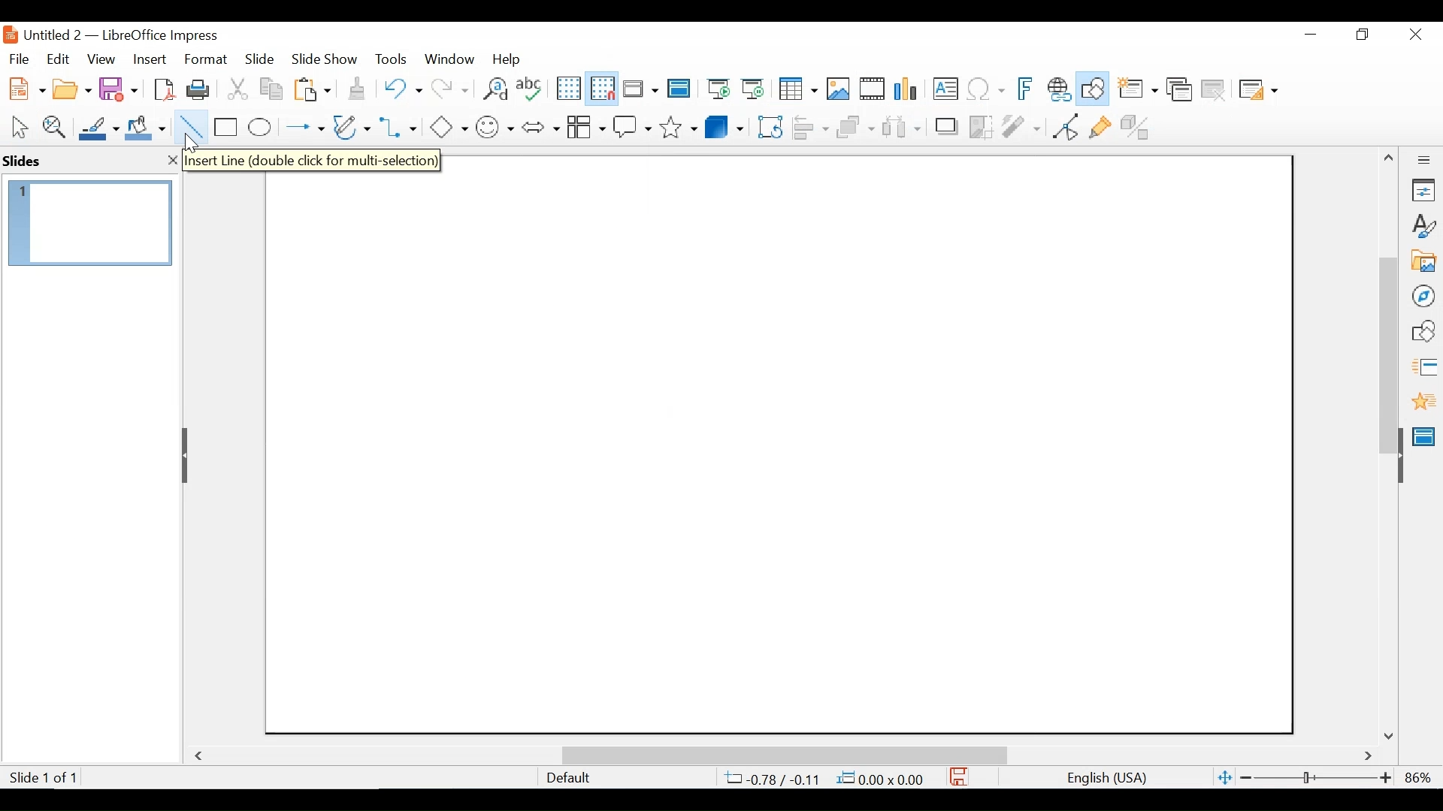  I want to click on Ellipse, so click(259, 128).